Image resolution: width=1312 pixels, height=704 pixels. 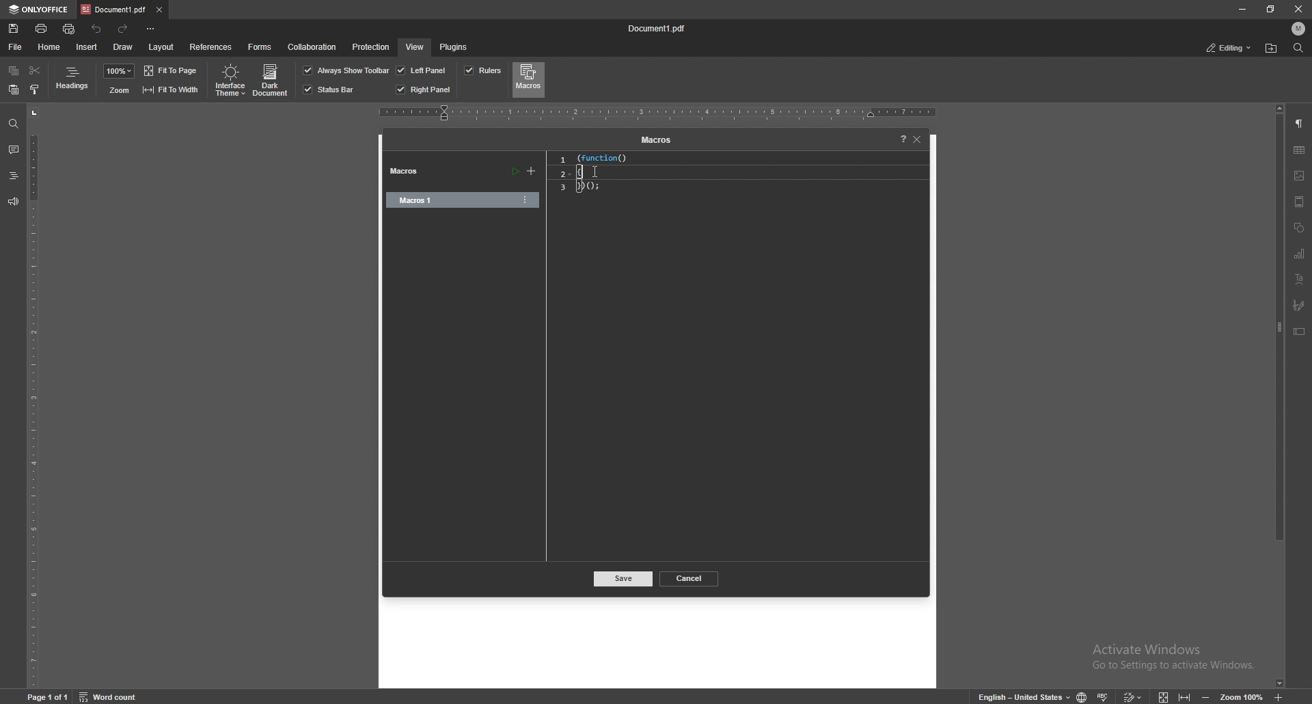 I want to click on vertical scale, so click(x=33, y=396).